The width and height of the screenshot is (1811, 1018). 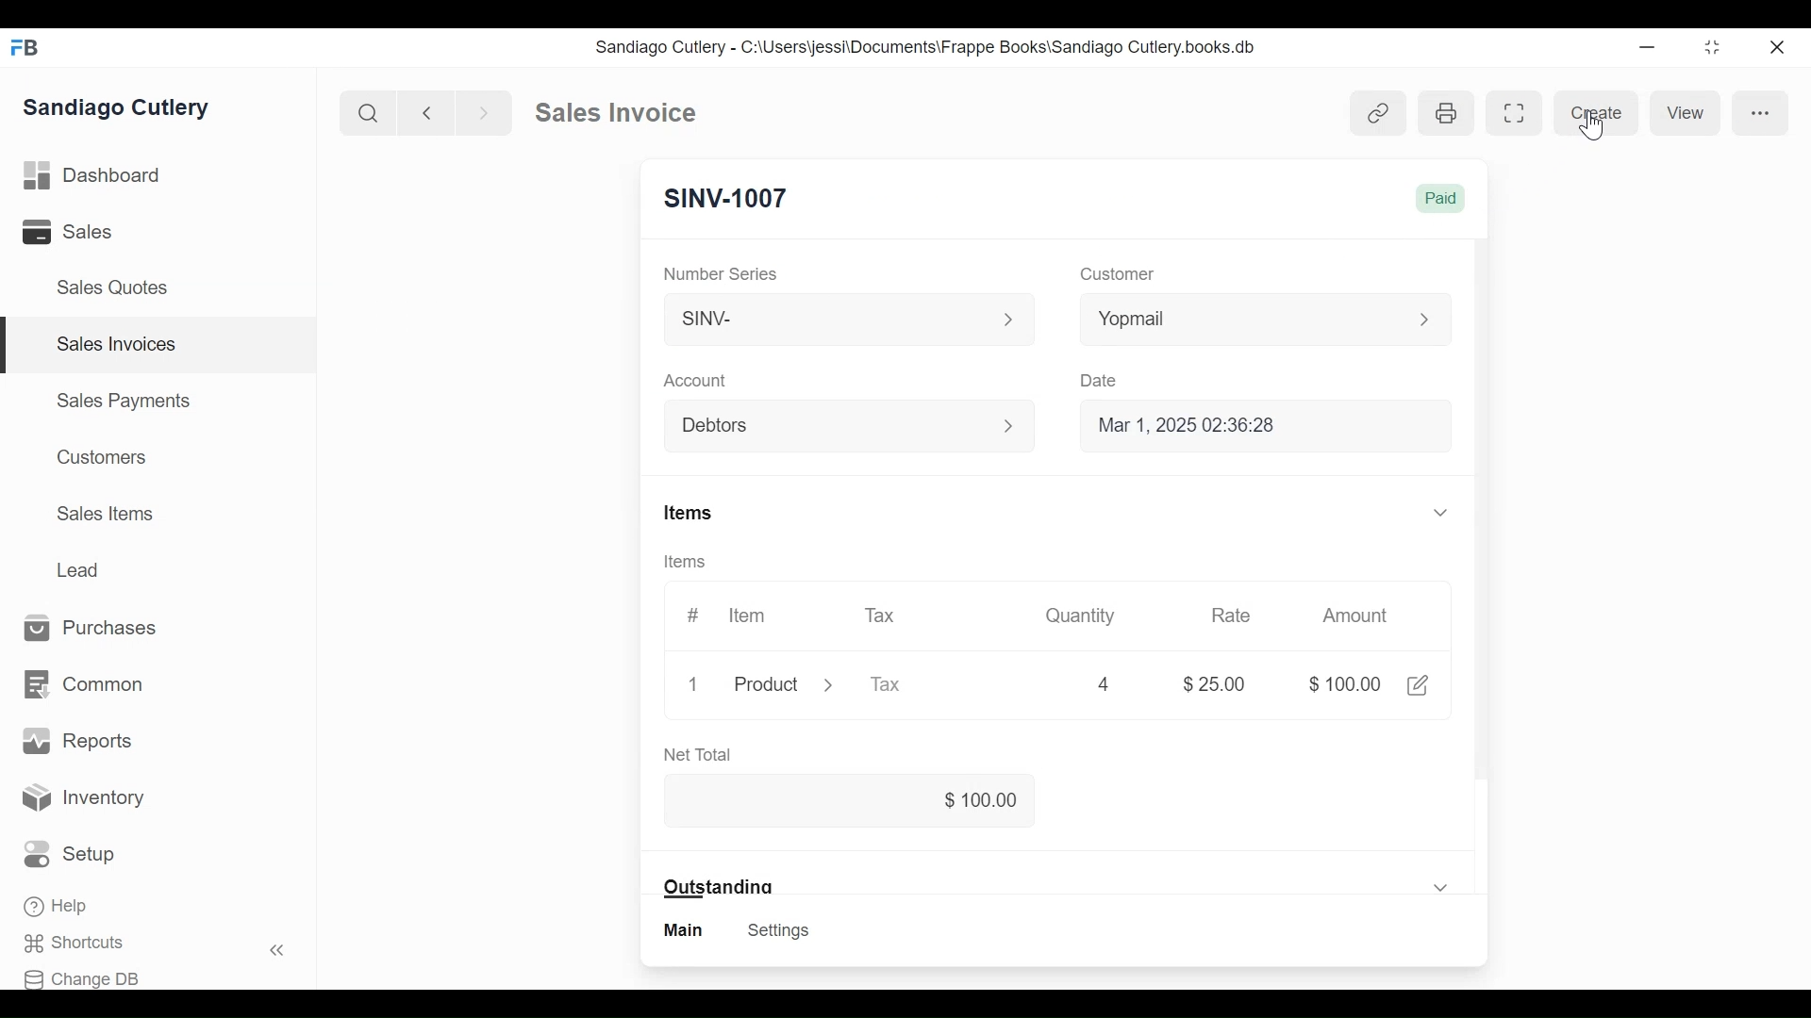 I want to click on Customers, so click(x=104, y=456).